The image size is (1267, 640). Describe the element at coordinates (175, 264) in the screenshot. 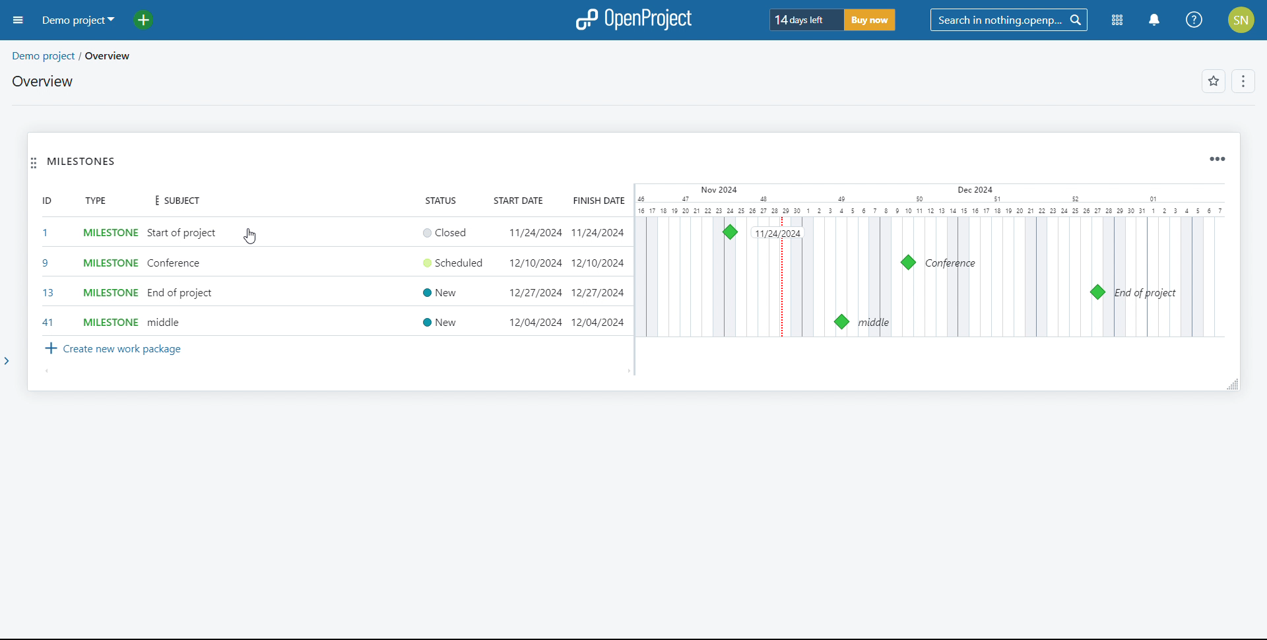

I see `conference` at that location.